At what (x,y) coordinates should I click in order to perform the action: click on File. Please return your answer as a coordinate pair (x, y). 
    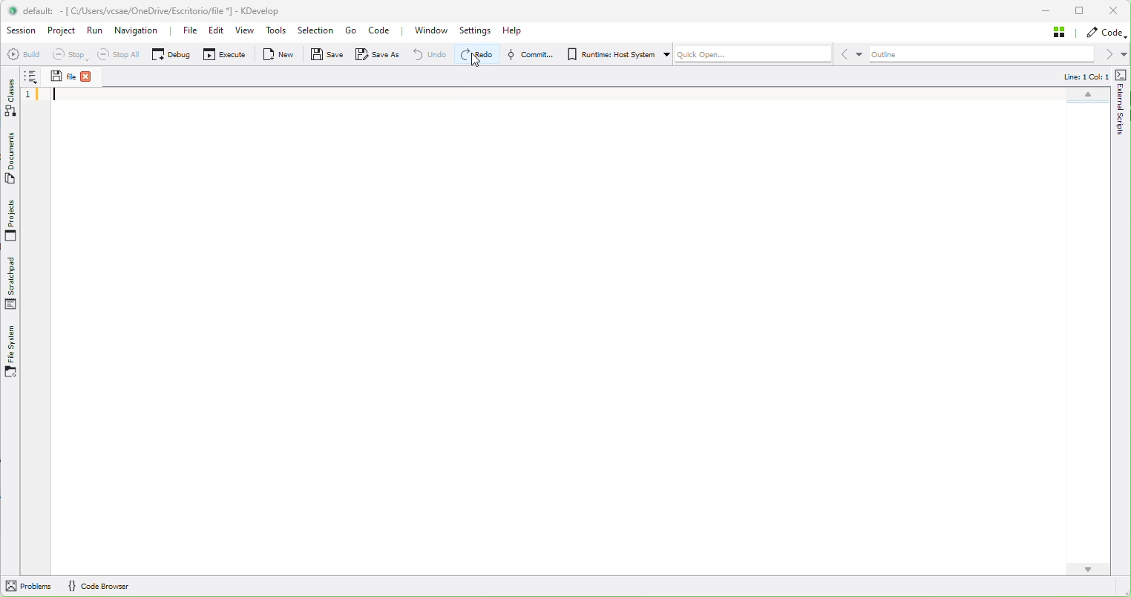
    Looking at the image, I should click on (75, 74).